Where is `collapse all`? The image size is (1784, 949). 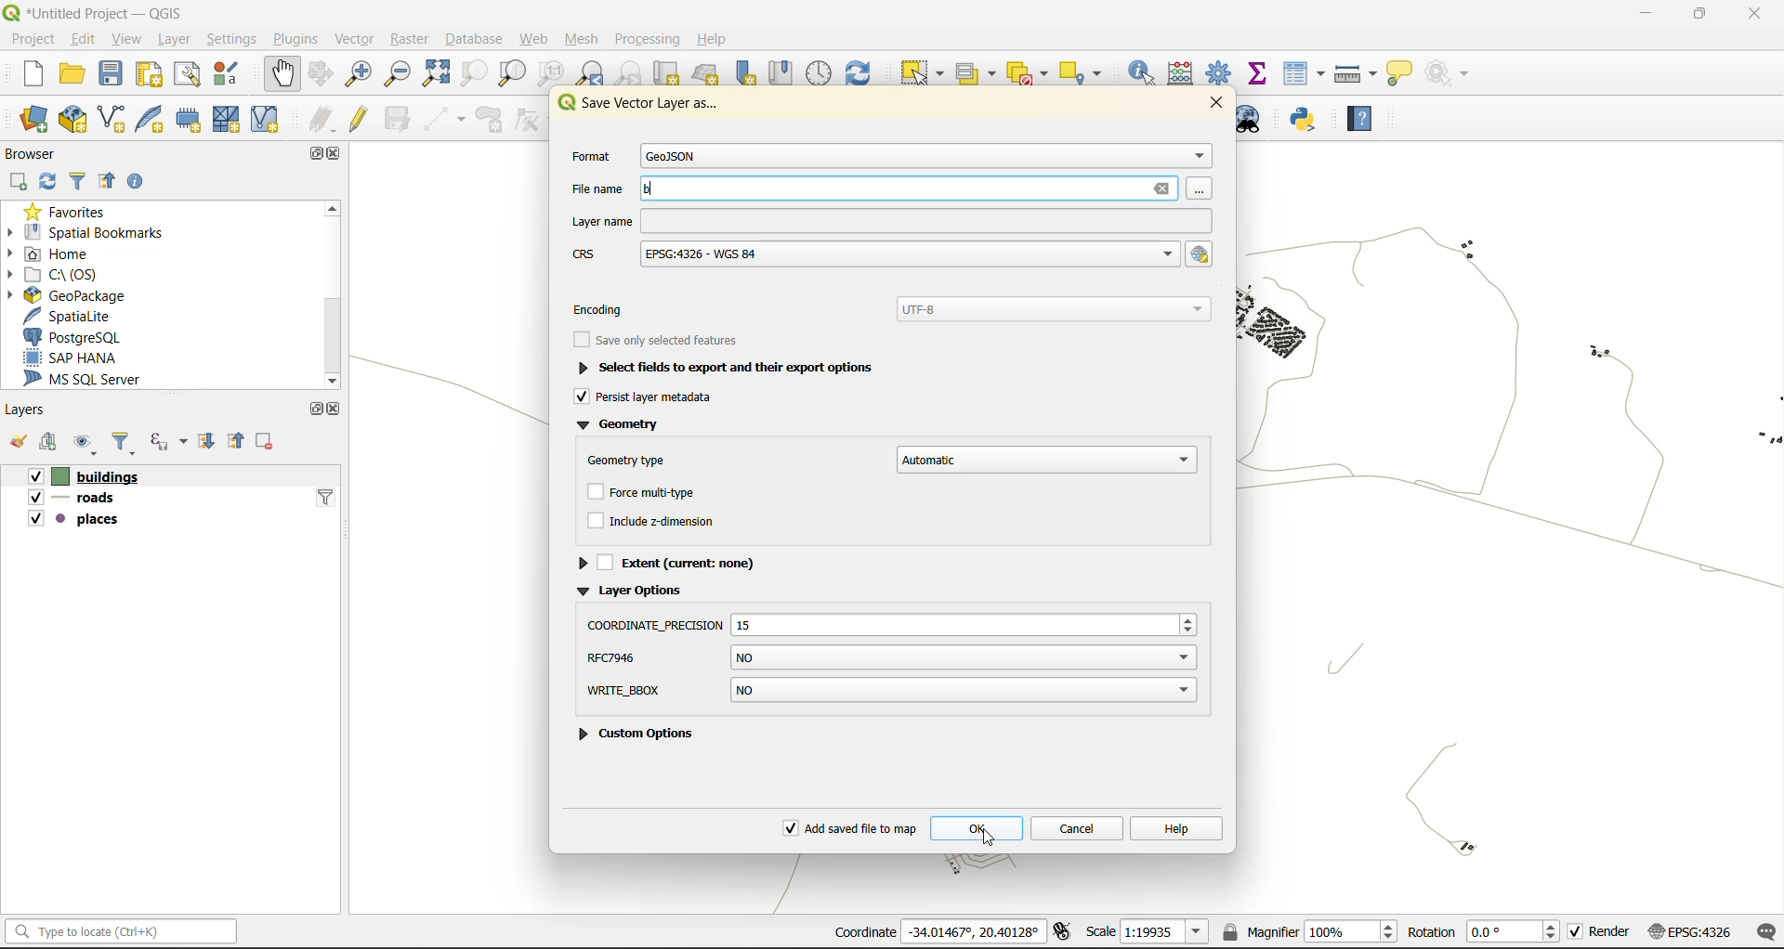 collapse all is located at coordinates (108, 179).